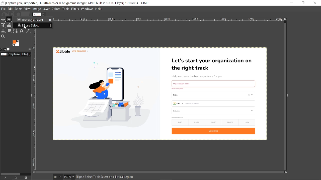 This screenshot has height=180, width=321. What do you see at coordinates (285, 19) in the screenshot?
I see `Zoom image when window size change` at bounding box center [285, 19].